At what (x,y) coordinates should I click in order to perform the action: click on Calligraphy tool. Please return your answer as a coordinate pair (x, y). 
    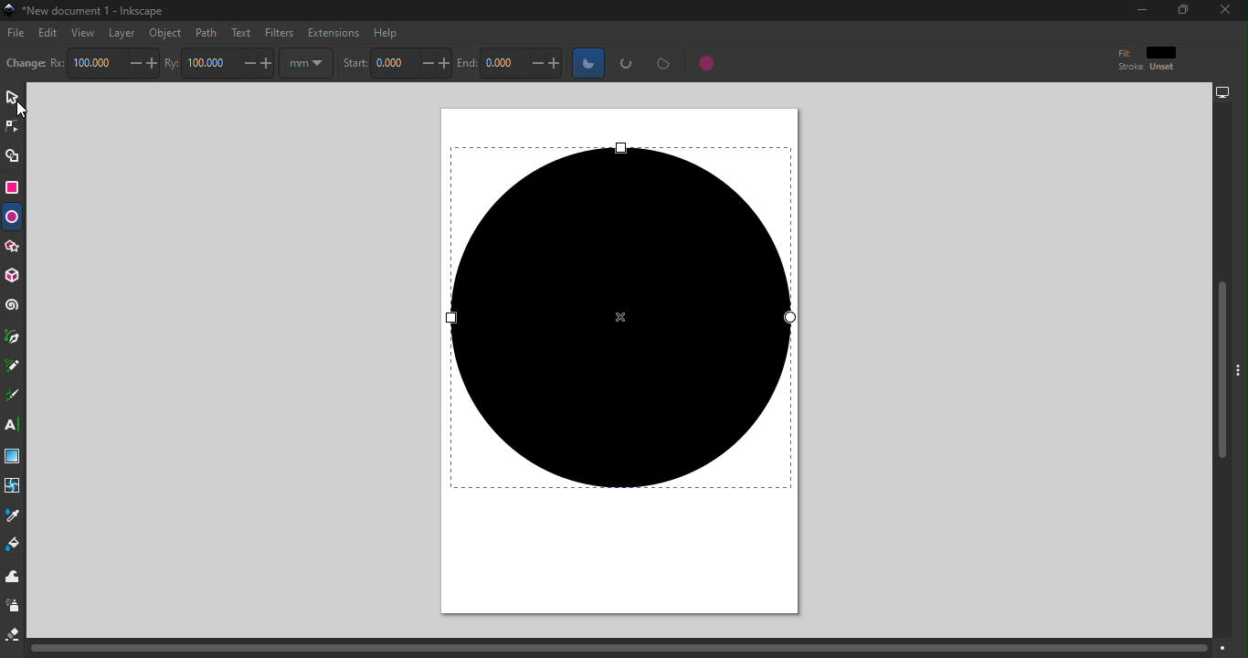
    Looking at the image, I should click on (12, 395).